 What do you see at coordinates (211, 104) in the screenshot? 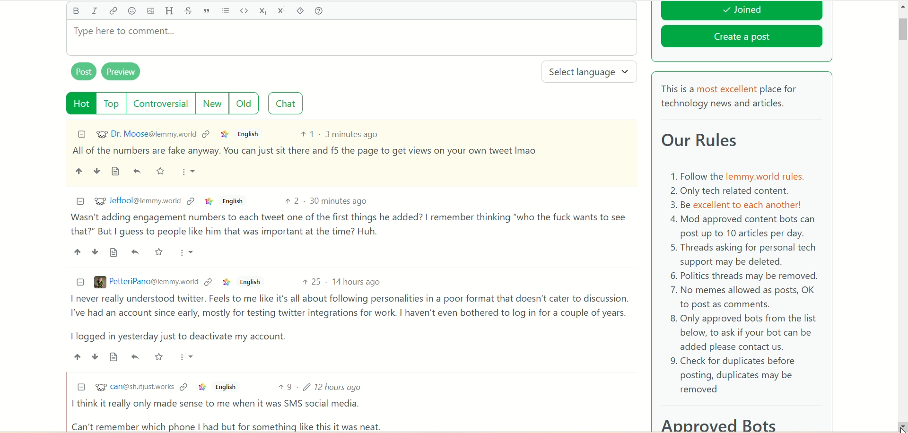
I see `new` at bounding box center [211, 104].